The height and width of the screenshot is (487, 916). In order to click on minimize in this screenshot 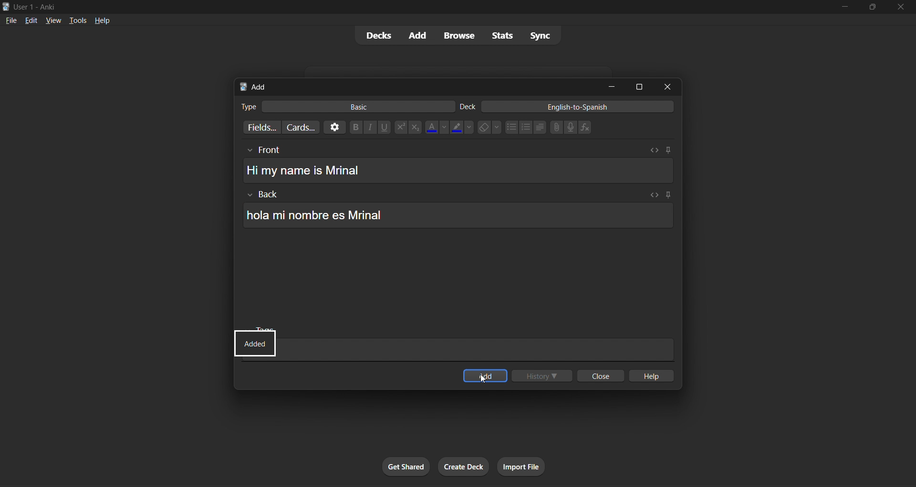, I will do `click(610, 86)`.